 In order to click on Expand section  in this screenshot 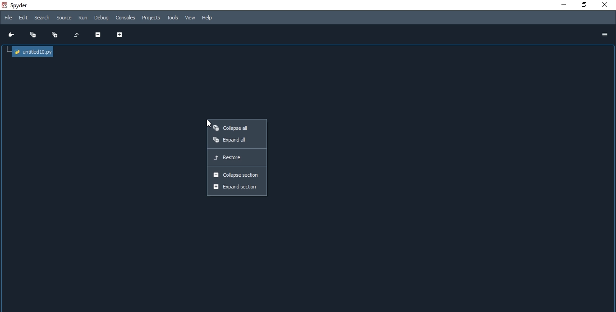, I will do `click(119, 36)`.